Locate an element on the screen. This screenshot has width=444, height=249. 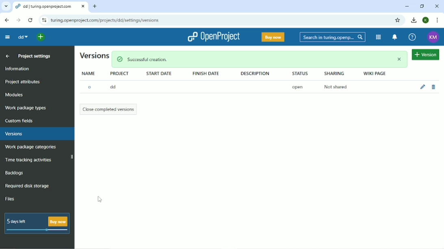
Start date is located at coordinates (159, 74).